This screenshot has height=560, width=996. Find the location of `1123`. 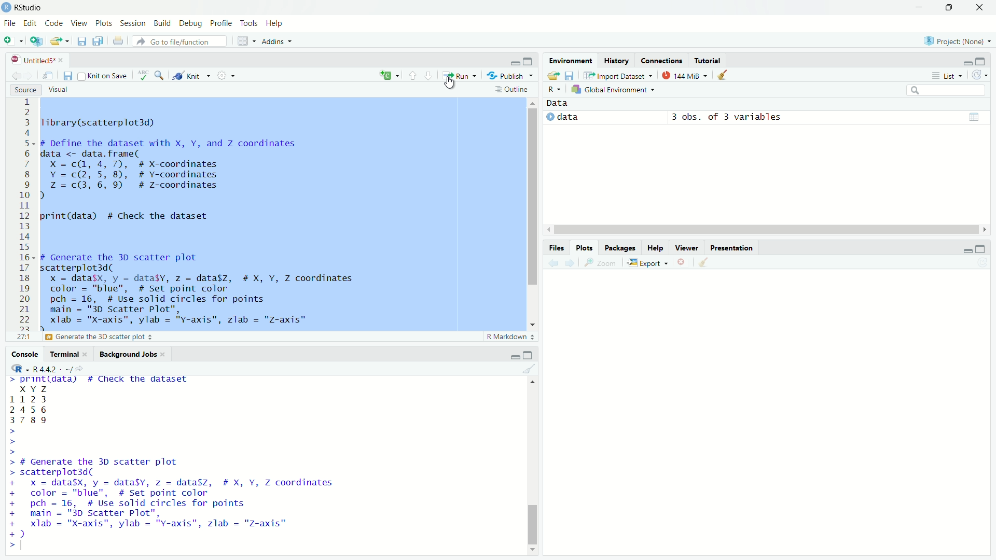

1123 is located at coordinates (30, 398).